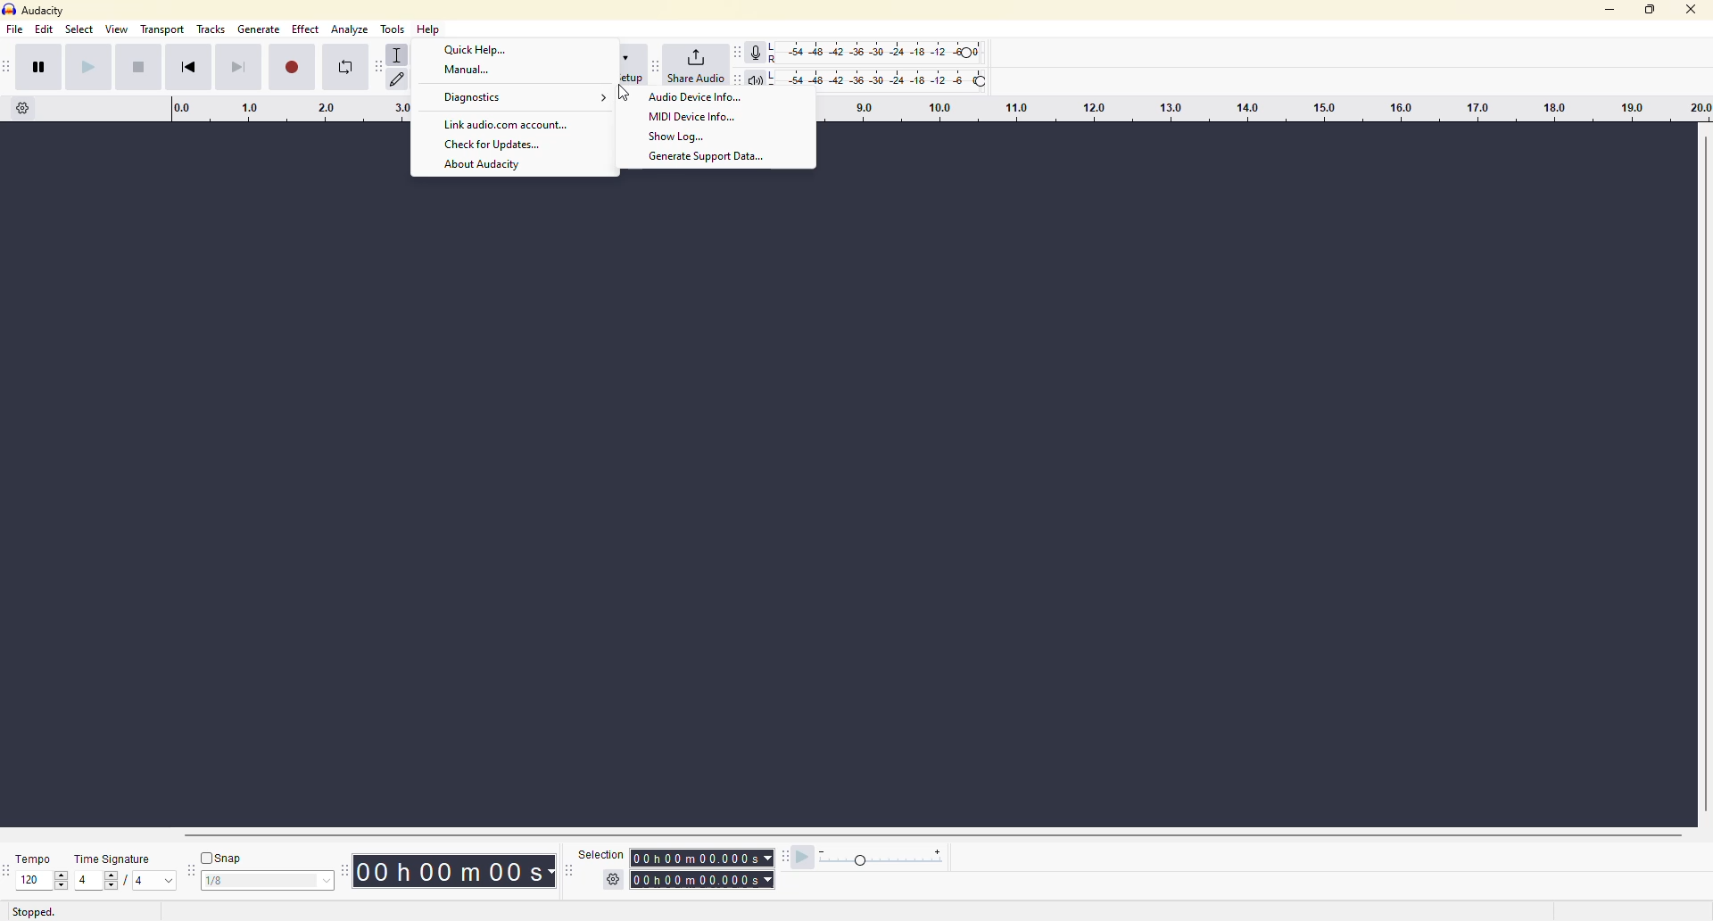 This screenshot has width=1713, height=921. I want to click on transport, so click(161, 30).